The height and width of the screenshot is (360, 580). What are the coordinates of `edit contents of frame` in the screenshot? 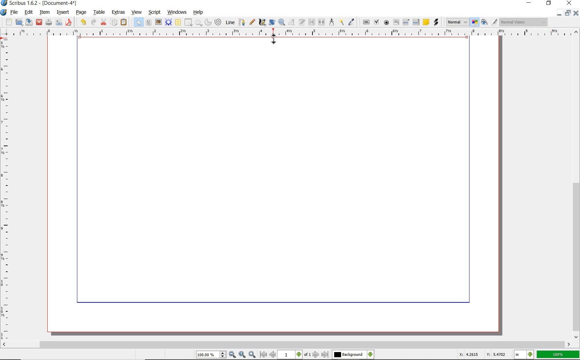 It's located at (291, 22).